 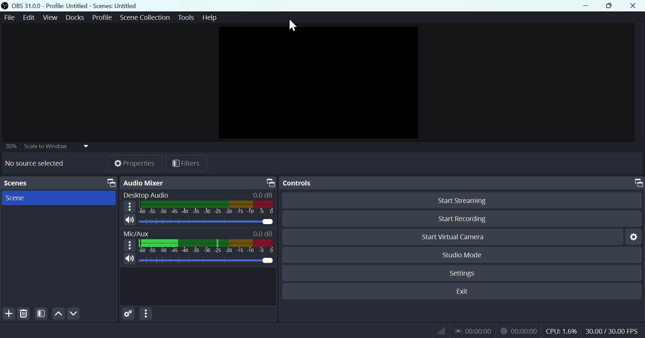 I want to click on More options, so click(x=131, y=206).